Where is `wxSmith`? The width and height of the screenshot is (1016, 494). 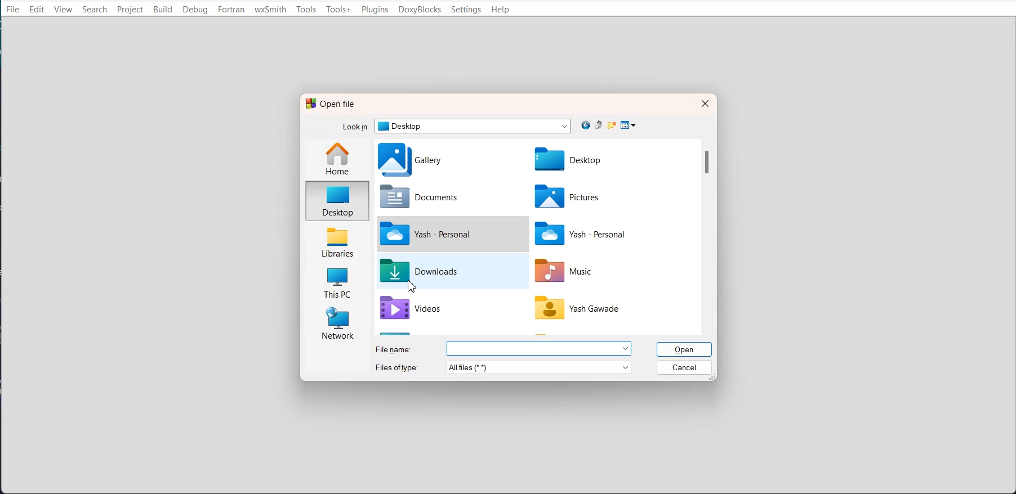 wxSmith is located at coordinates (270, 10).